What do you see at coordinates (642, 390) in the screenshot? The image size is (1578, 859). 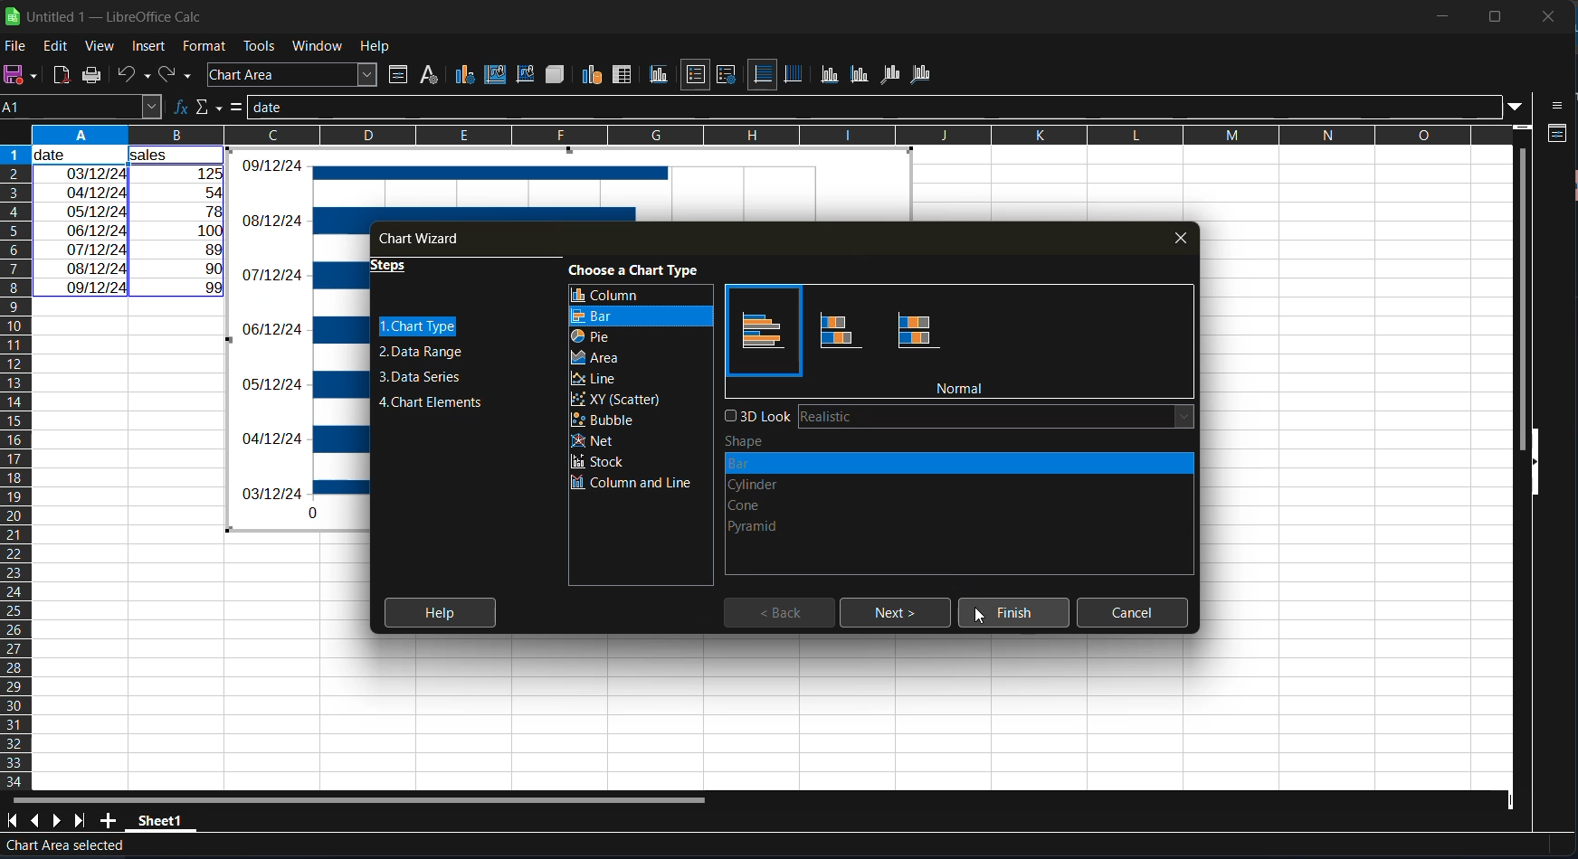 I see `chart types` at bounding box center [642, 390].